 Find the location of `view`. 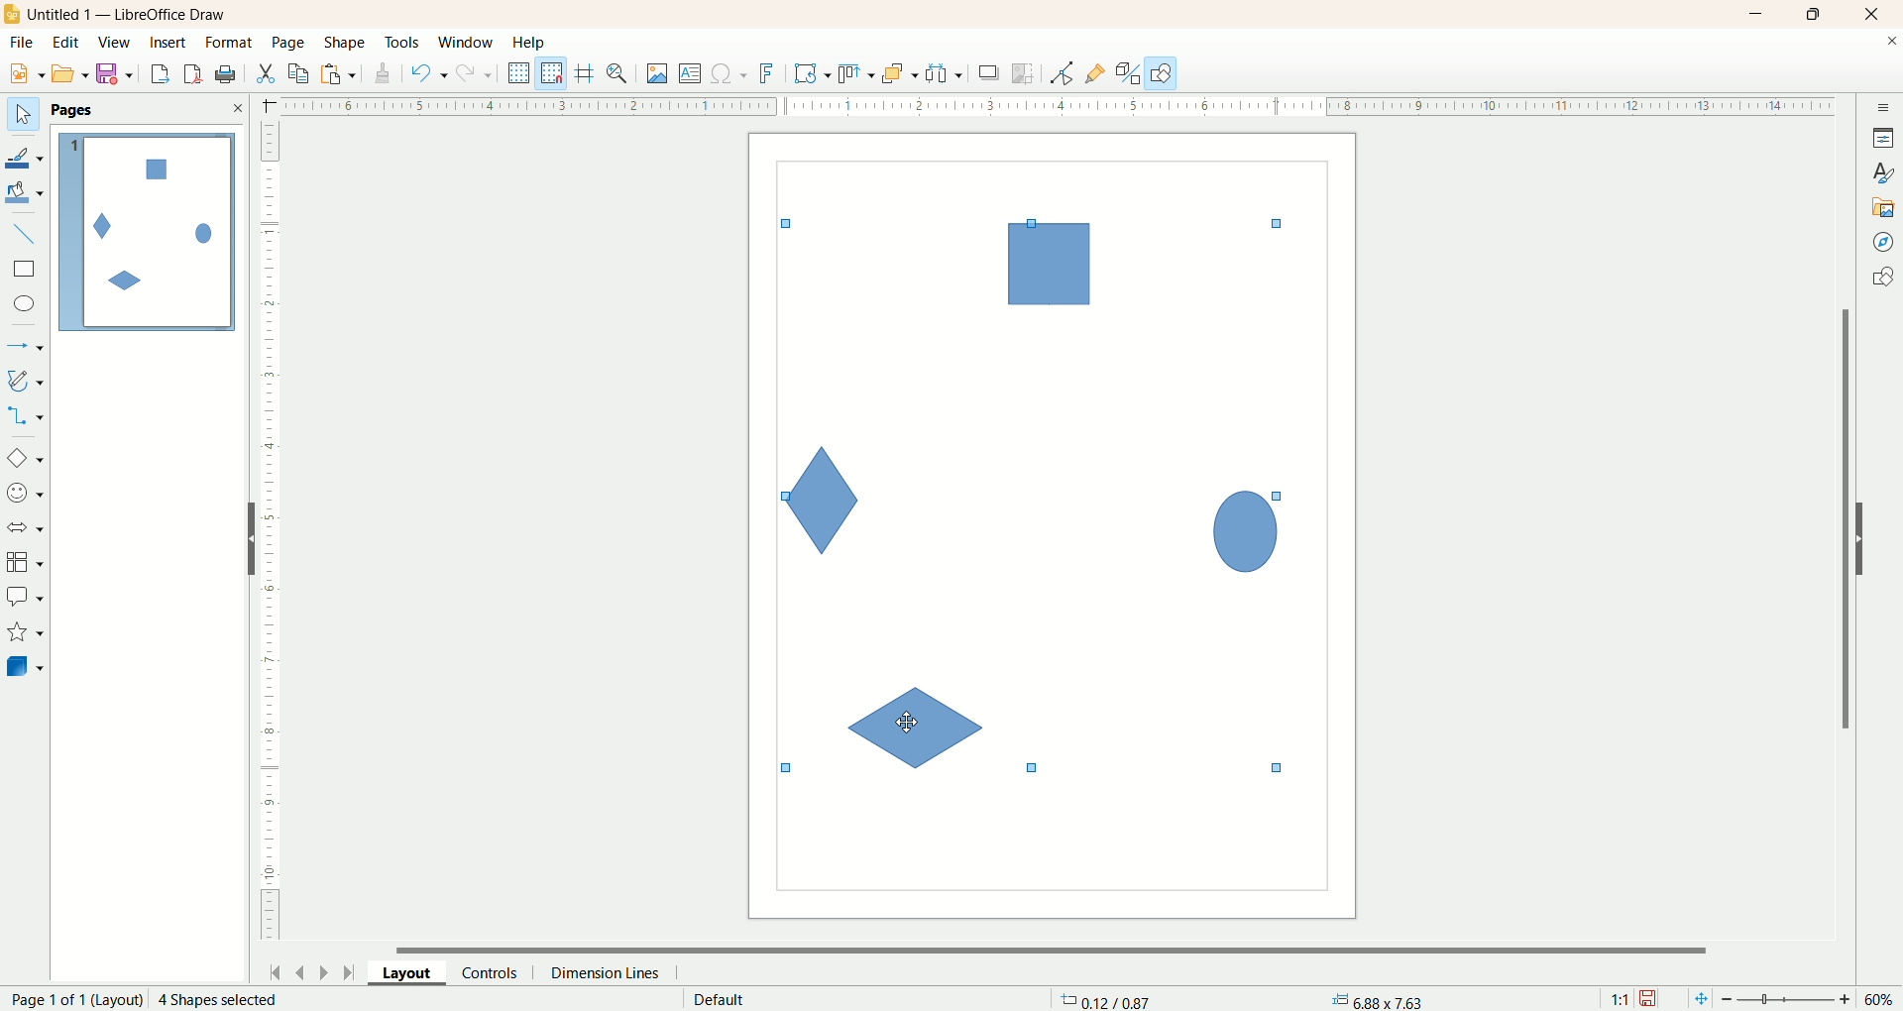

view is located at coordinates (116, 43).